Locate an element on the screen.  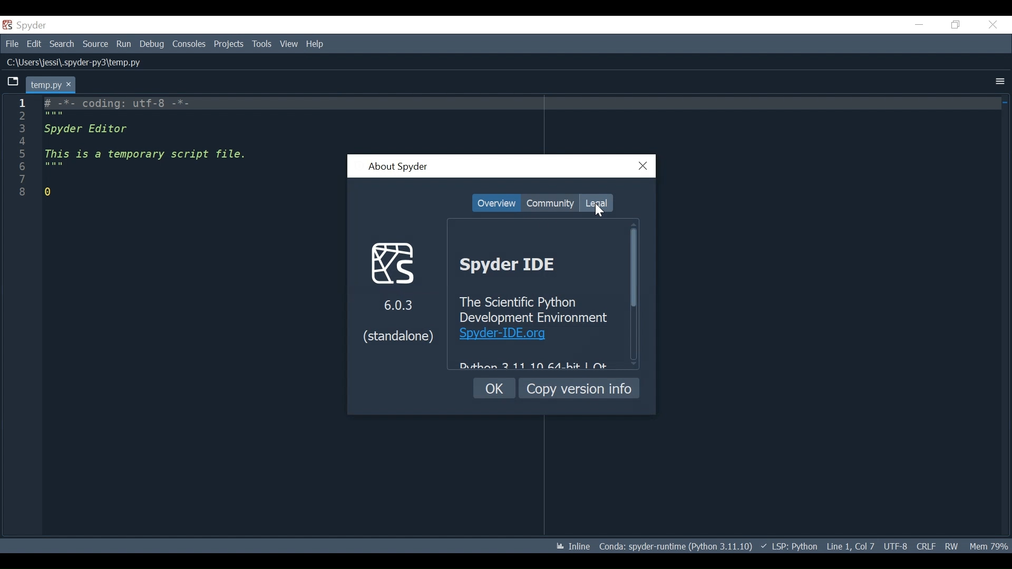
Run is located at coordinates (124, 45).